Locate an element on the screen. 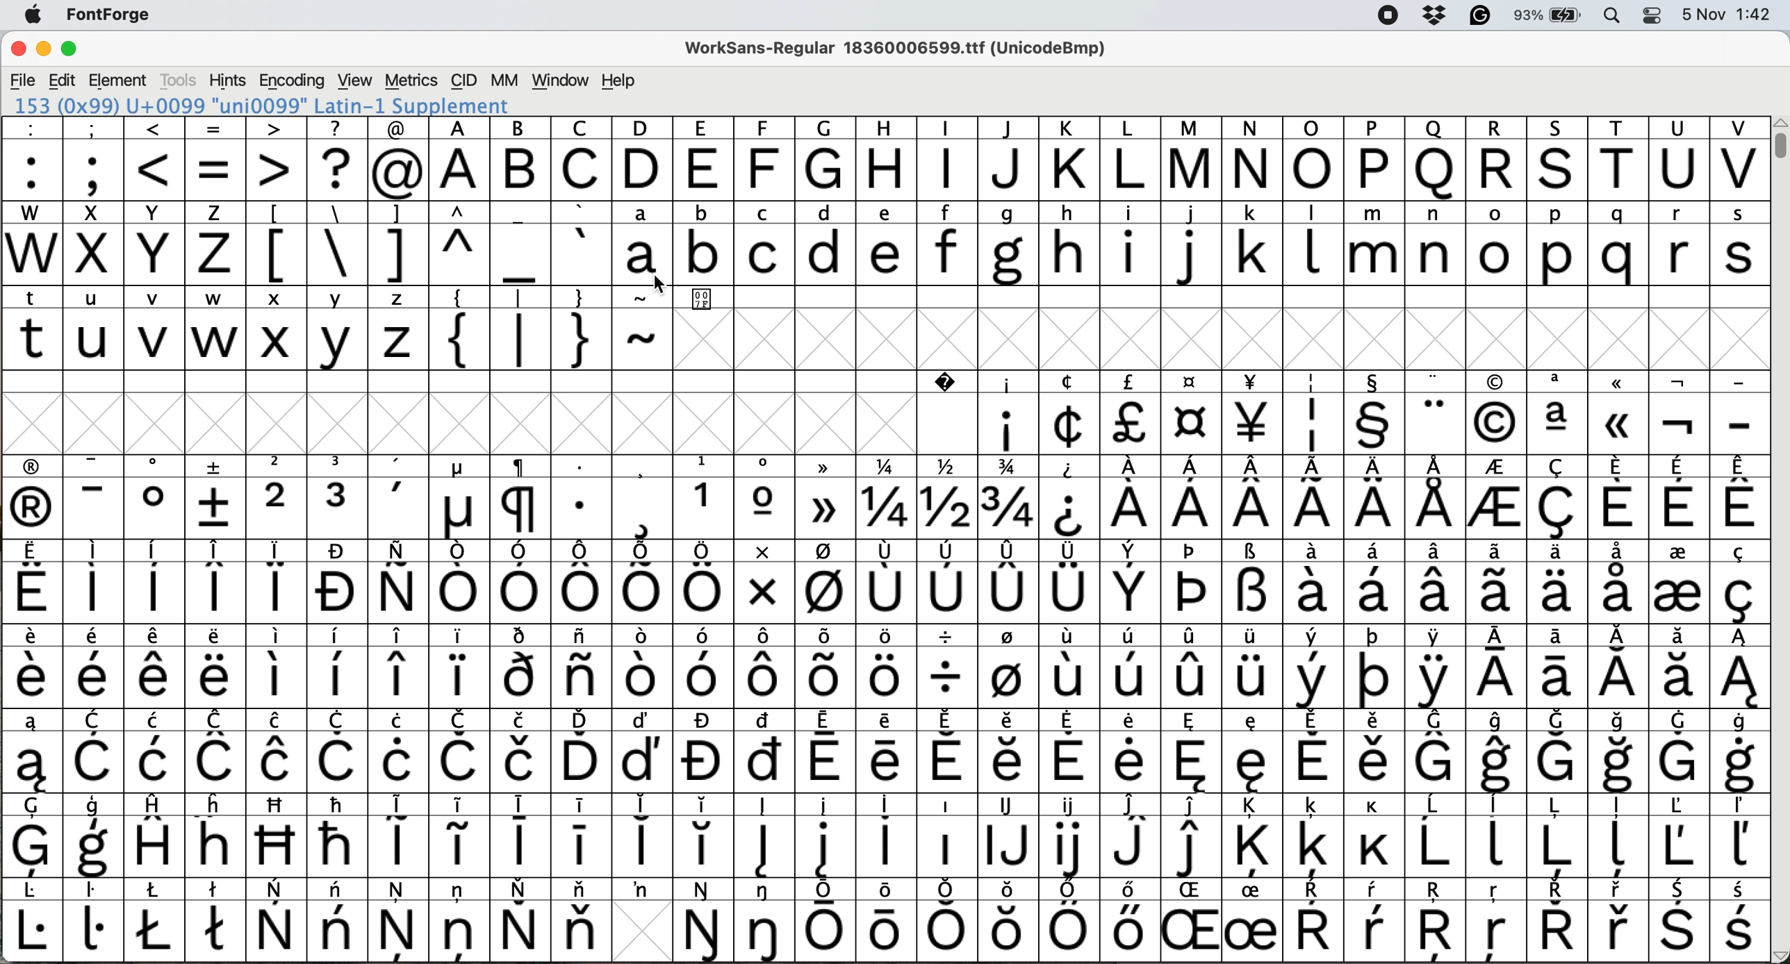 The width and height of the screenshot is (1790, 964). - is located at coordinates (1740, 414).